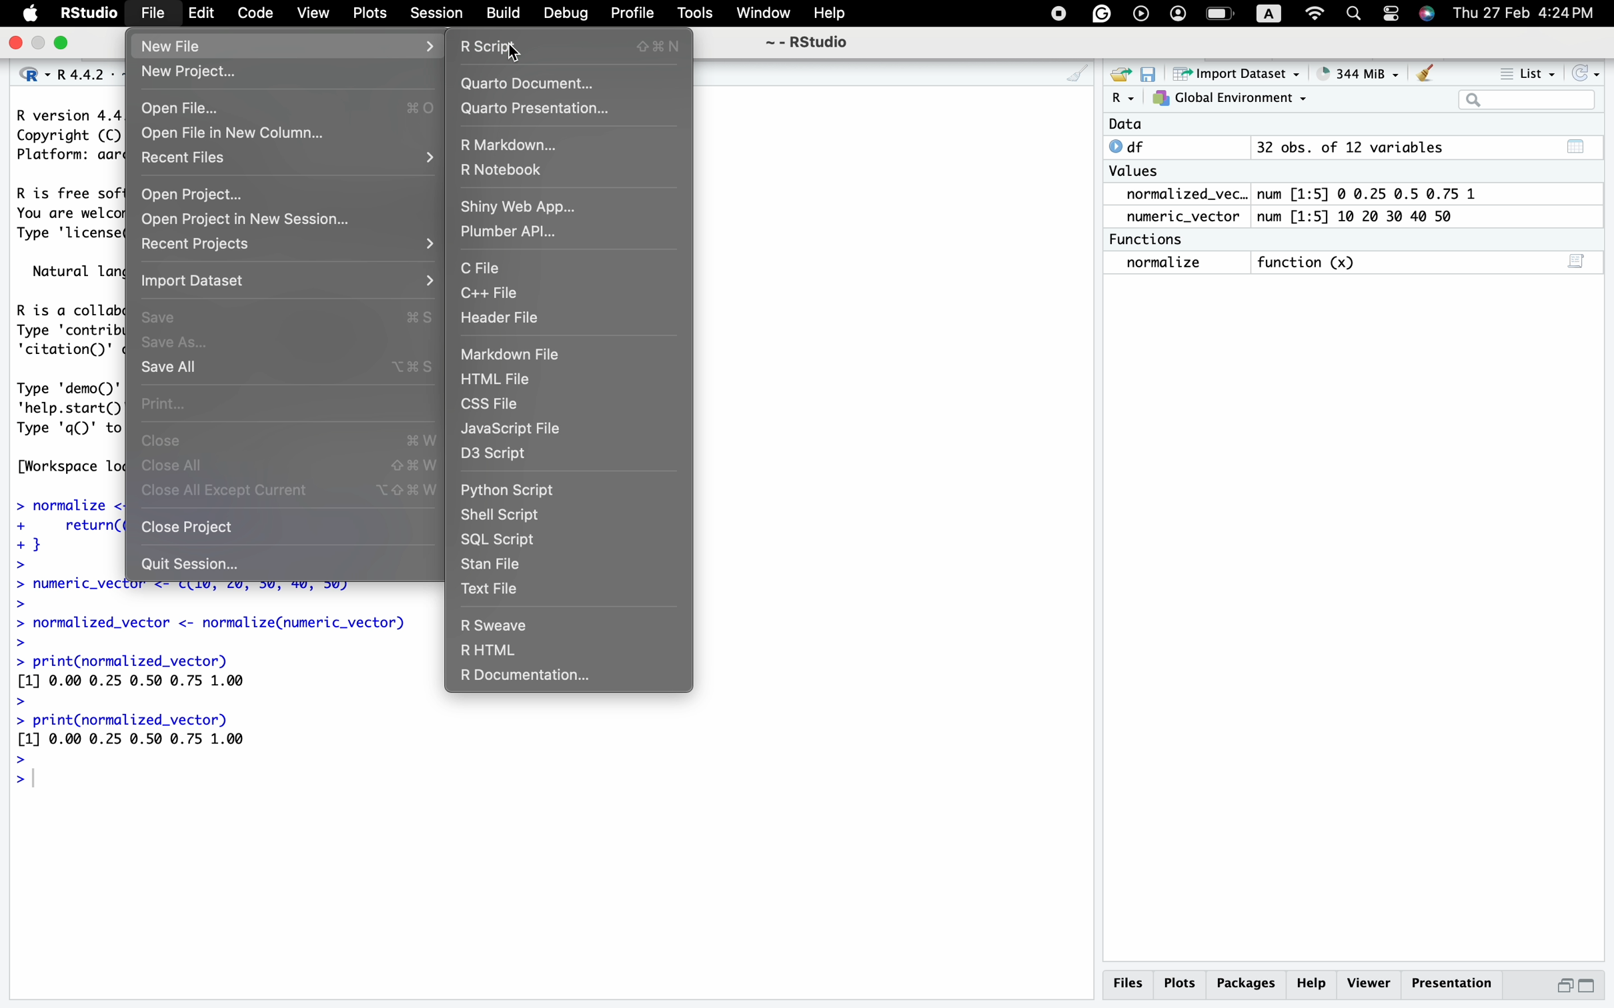 The image size is (1614, 1008). What do you see at coordinates (497, 539) in the screenshot?
I see `SQL Script` at bounding box center [497, 539].